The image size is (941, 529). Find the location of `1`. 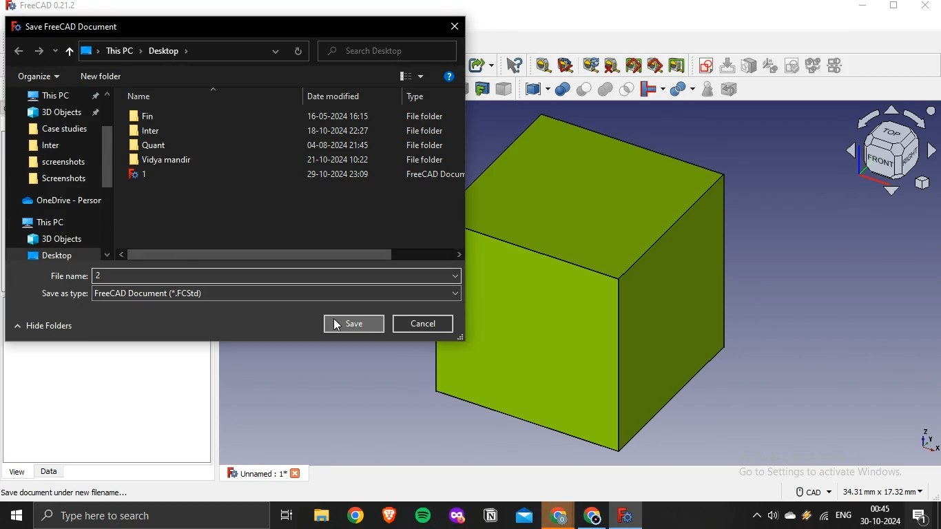

1 is located at coordinates (291, 174).